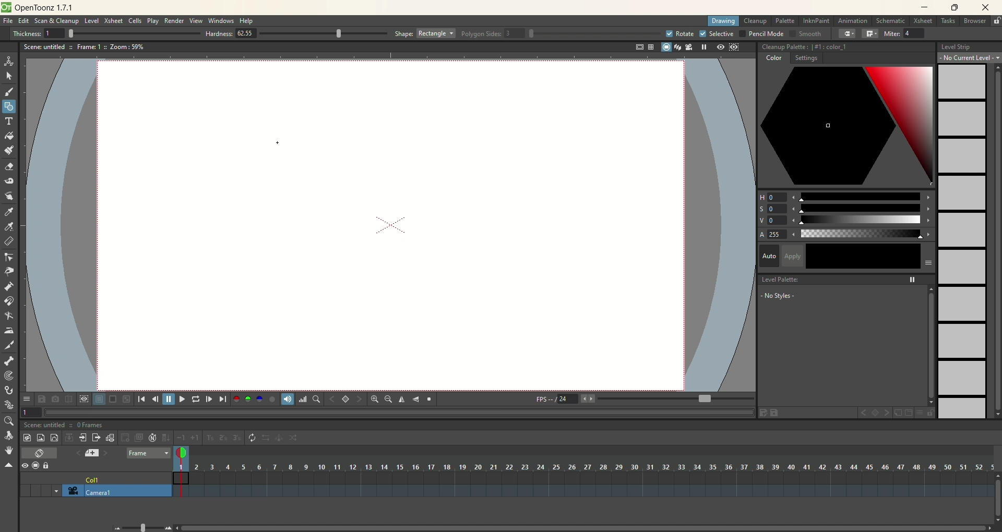  I want to click on thickness, so click(102, 33).